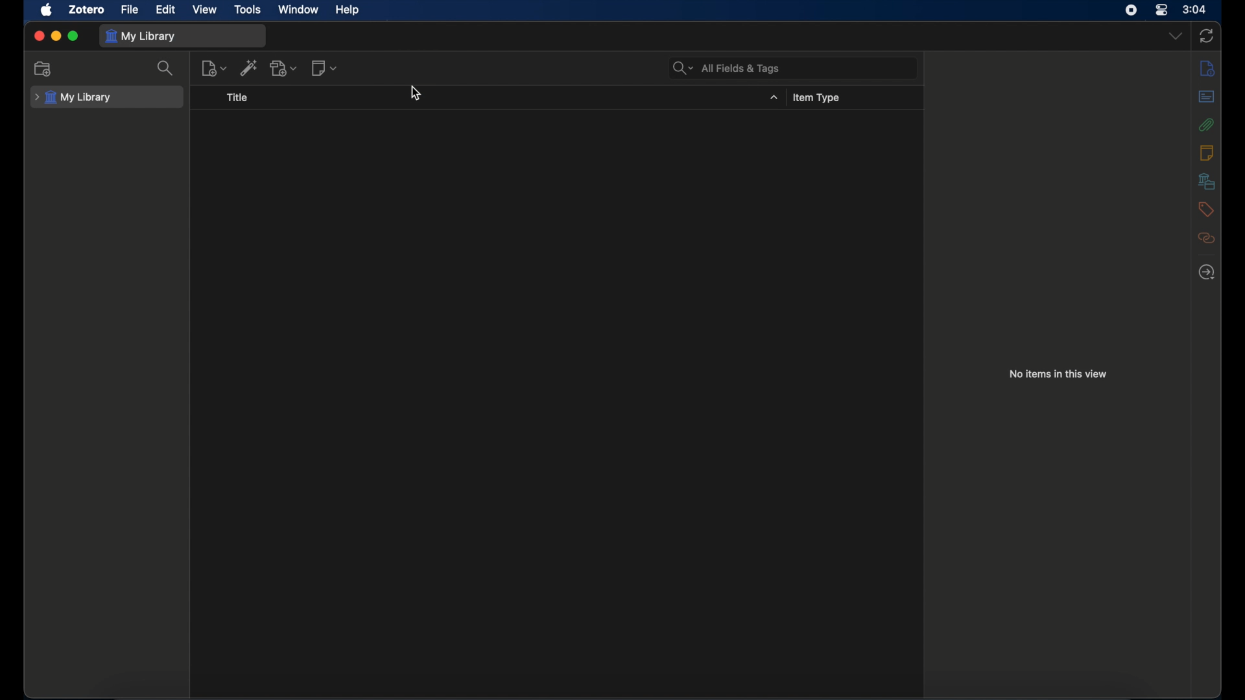 The width and height of the screenshot is (1245, 700). I want to click on my library, so click(141, 36).